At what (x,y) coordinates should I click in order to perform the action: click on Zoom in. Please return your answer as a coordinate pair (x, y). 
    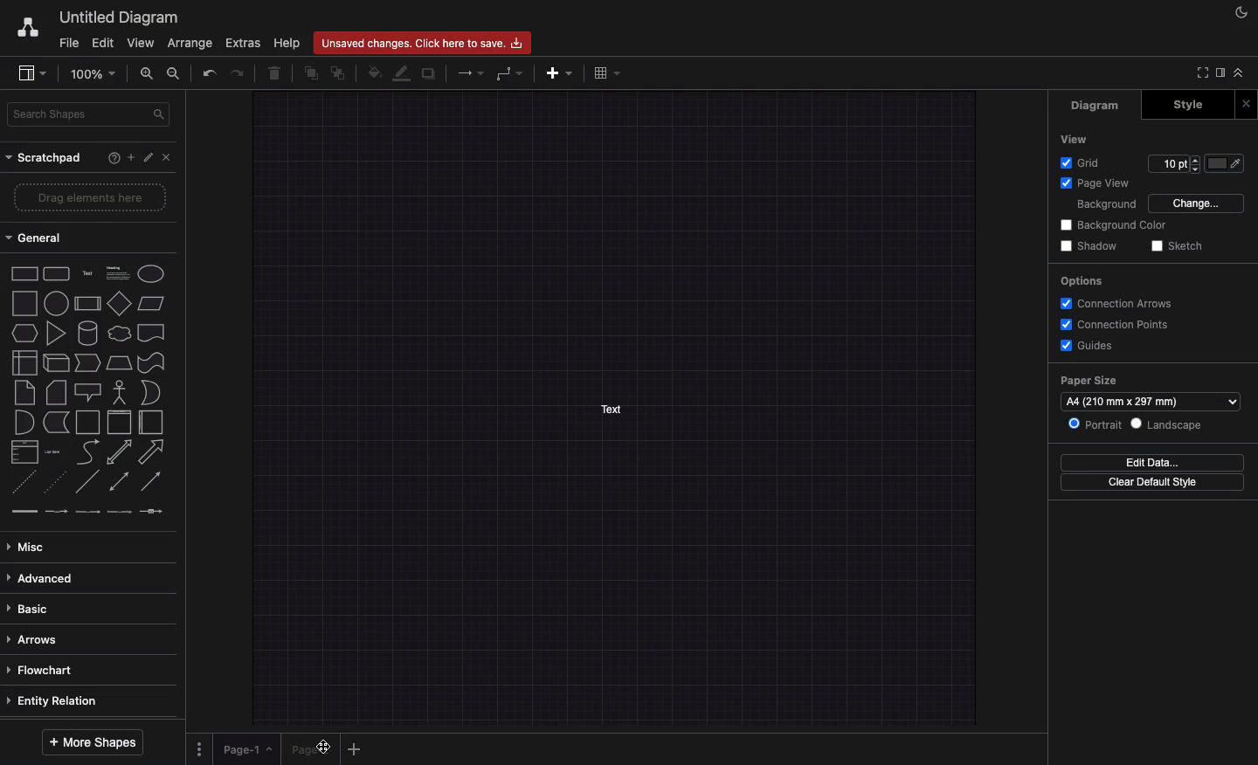
    Looking at the image, I should click on (149, 75).